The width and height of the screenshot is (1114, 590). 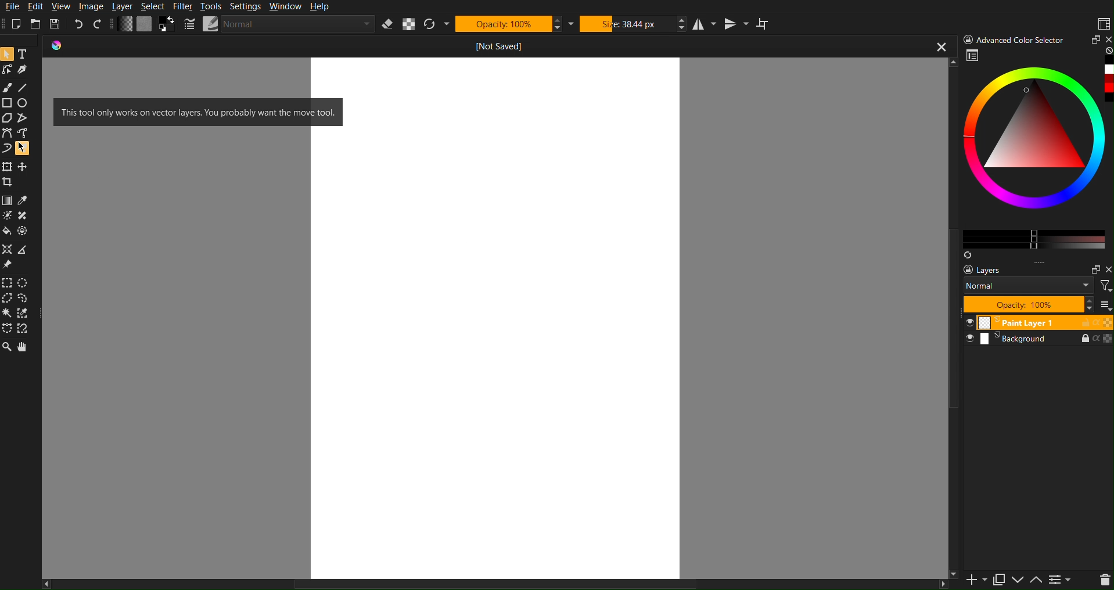 I want to click on copy, so click(x=998, y=580).